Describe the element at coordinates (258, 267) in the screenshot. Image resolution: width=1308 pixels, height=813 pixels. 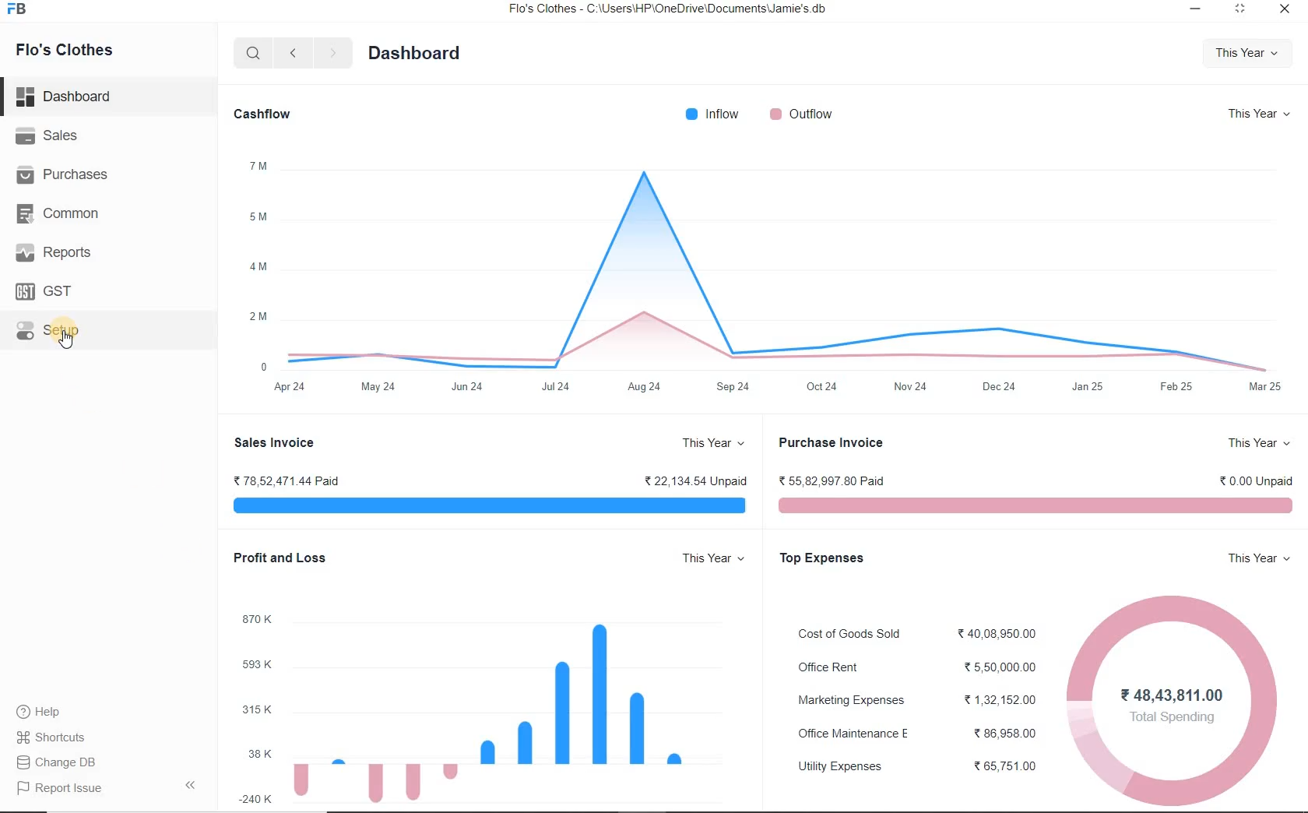
I see `4 m` at that location.